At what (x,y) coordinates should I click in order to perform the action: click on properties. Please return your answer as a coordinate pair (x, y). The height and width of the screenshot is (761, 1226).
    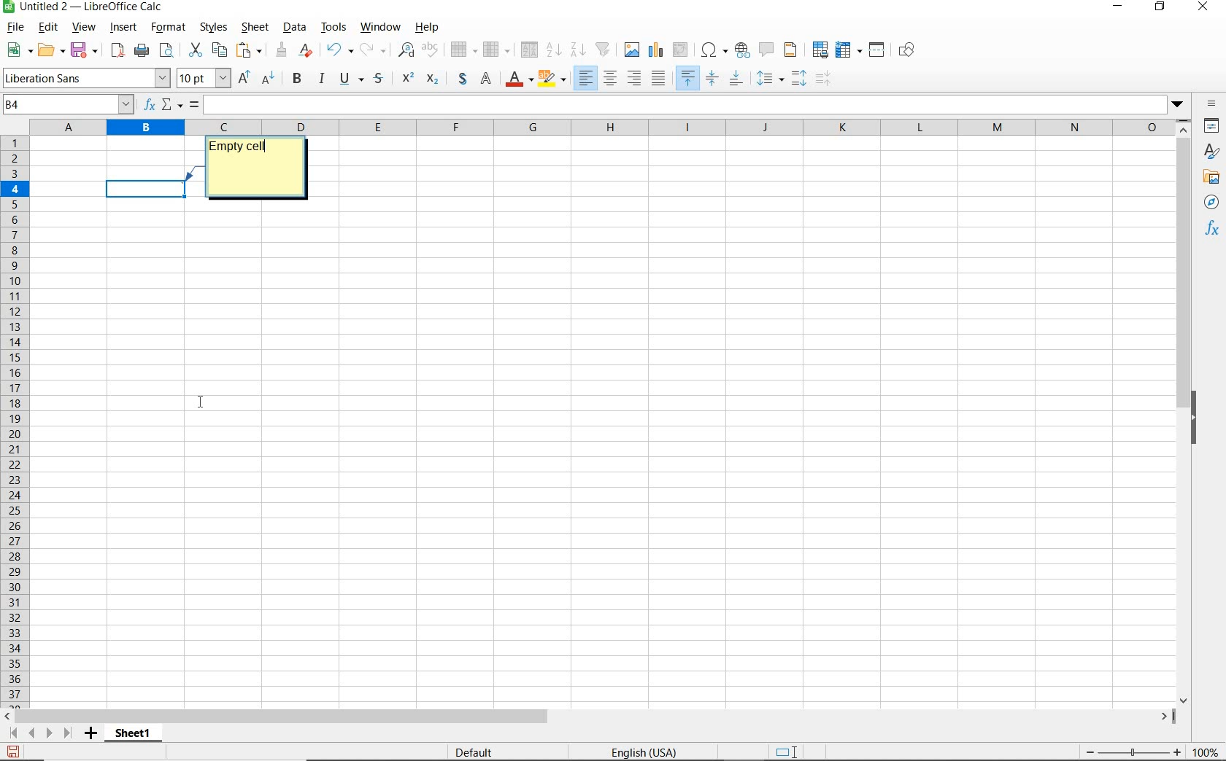
    Looking at the image, I should click on (1211, 125).